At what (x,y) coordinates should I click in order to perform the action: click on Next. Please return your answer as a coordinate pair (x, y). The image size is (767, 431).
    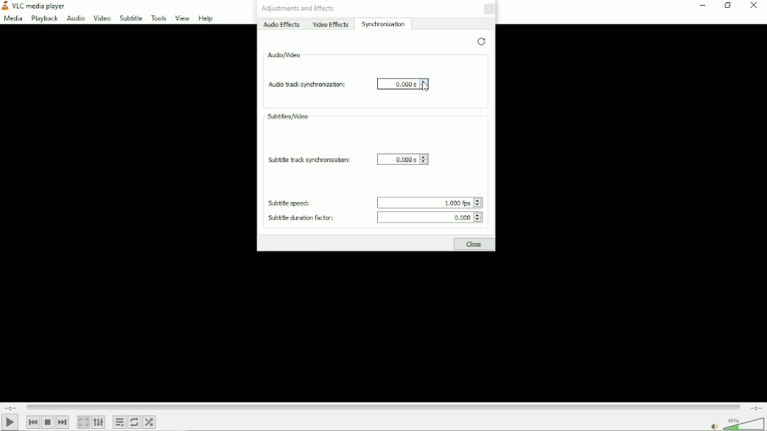
    Looking at the image, I should click on (63, 422).